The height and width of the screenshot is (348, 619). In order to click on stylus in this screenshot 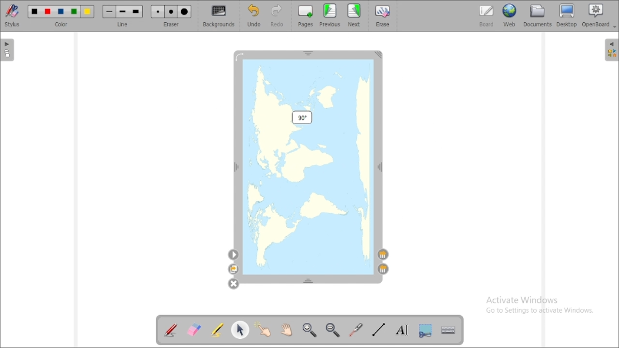, I will do `click(12, 15)`.